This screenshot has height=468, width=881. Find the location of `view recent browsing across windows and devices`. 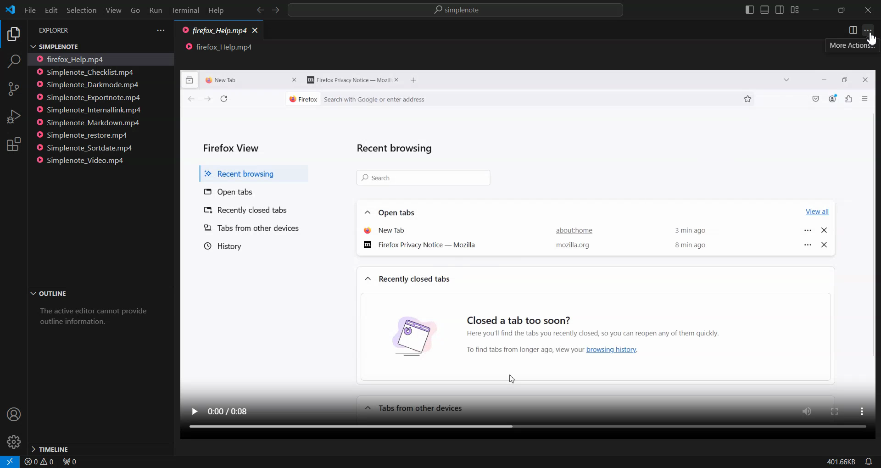

view recent browsing across windows and devices is located at coordinates (190, 80).